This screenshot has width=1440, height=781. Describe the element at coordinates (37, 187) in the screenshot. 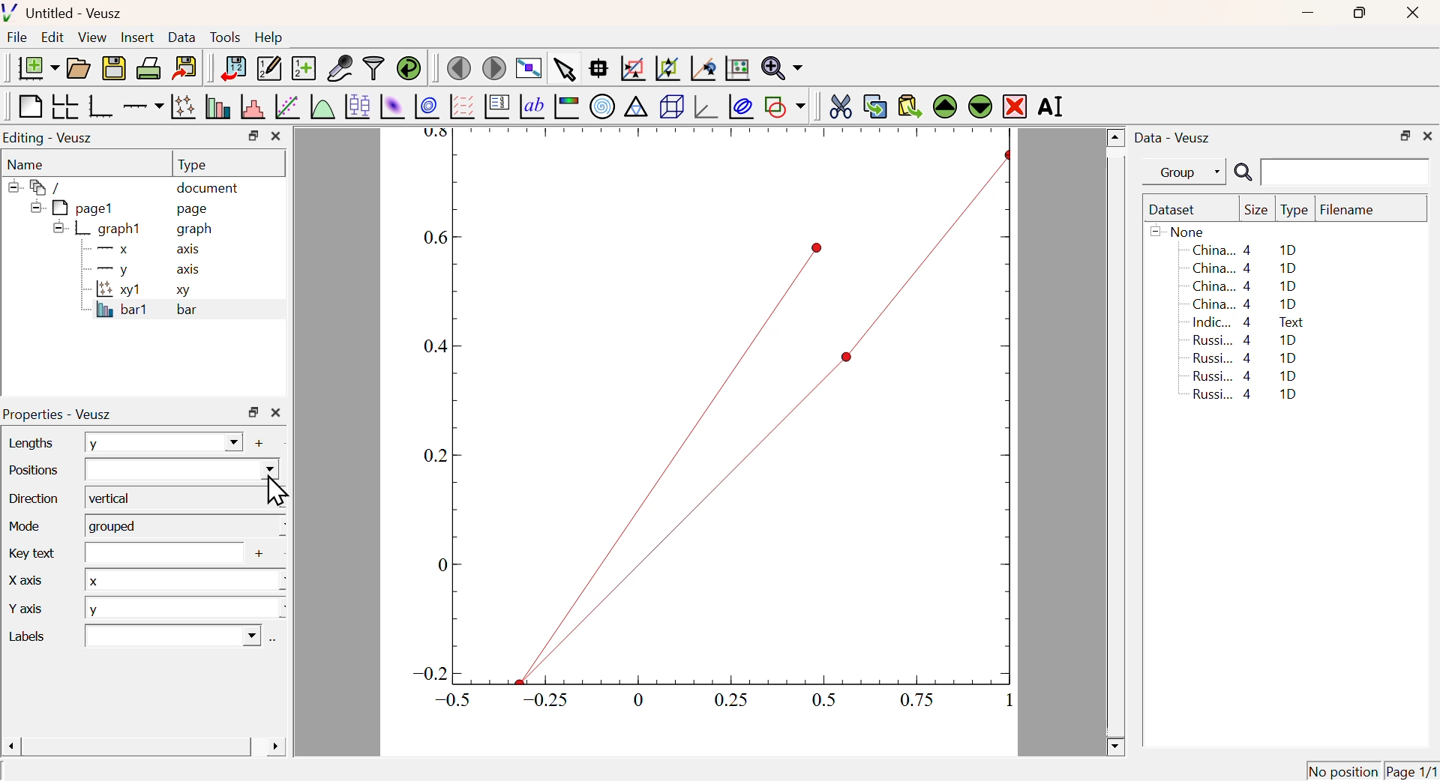

I see `/` at that location.